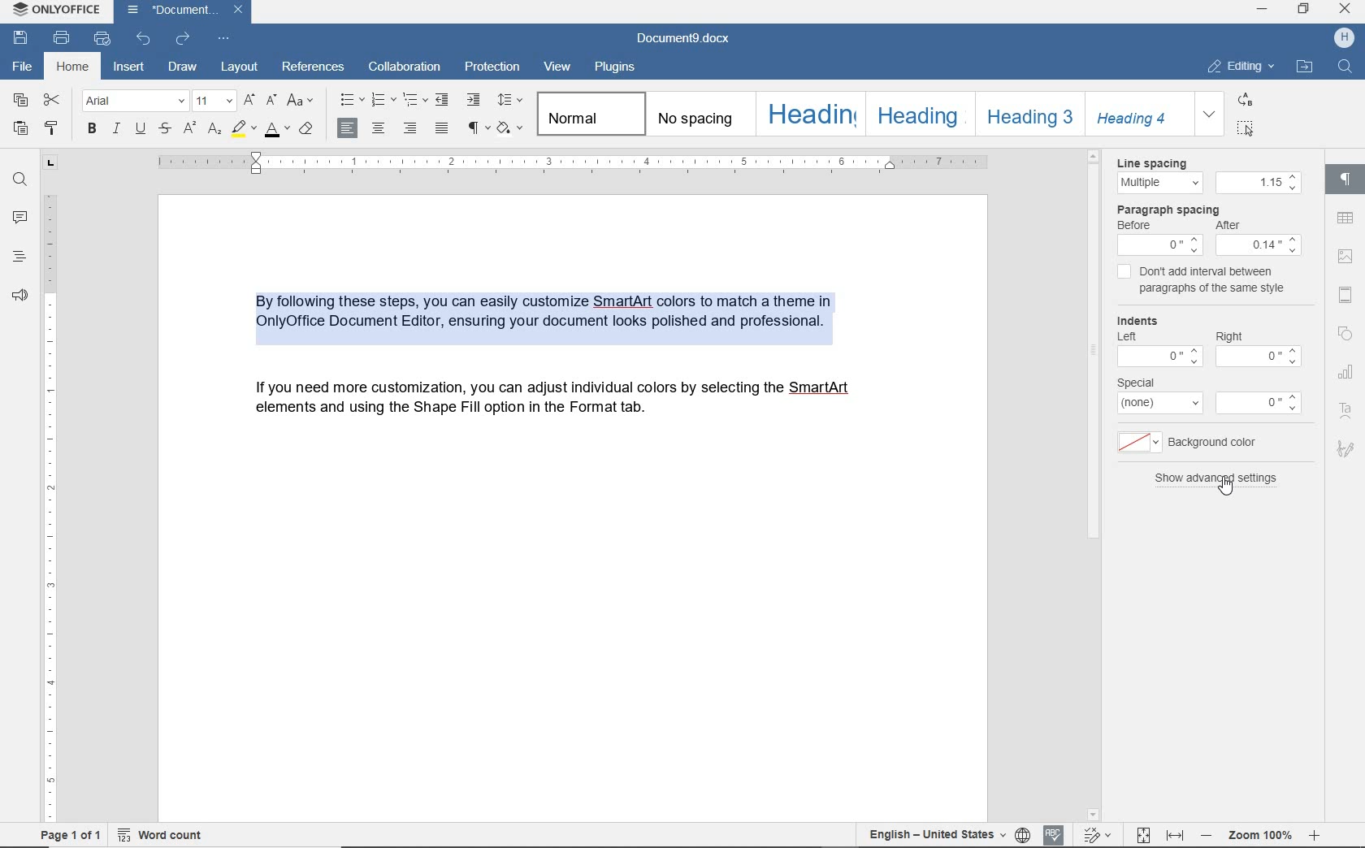 The image size is (1365, 848). I want to click on fit to width, so click(1176, 836).